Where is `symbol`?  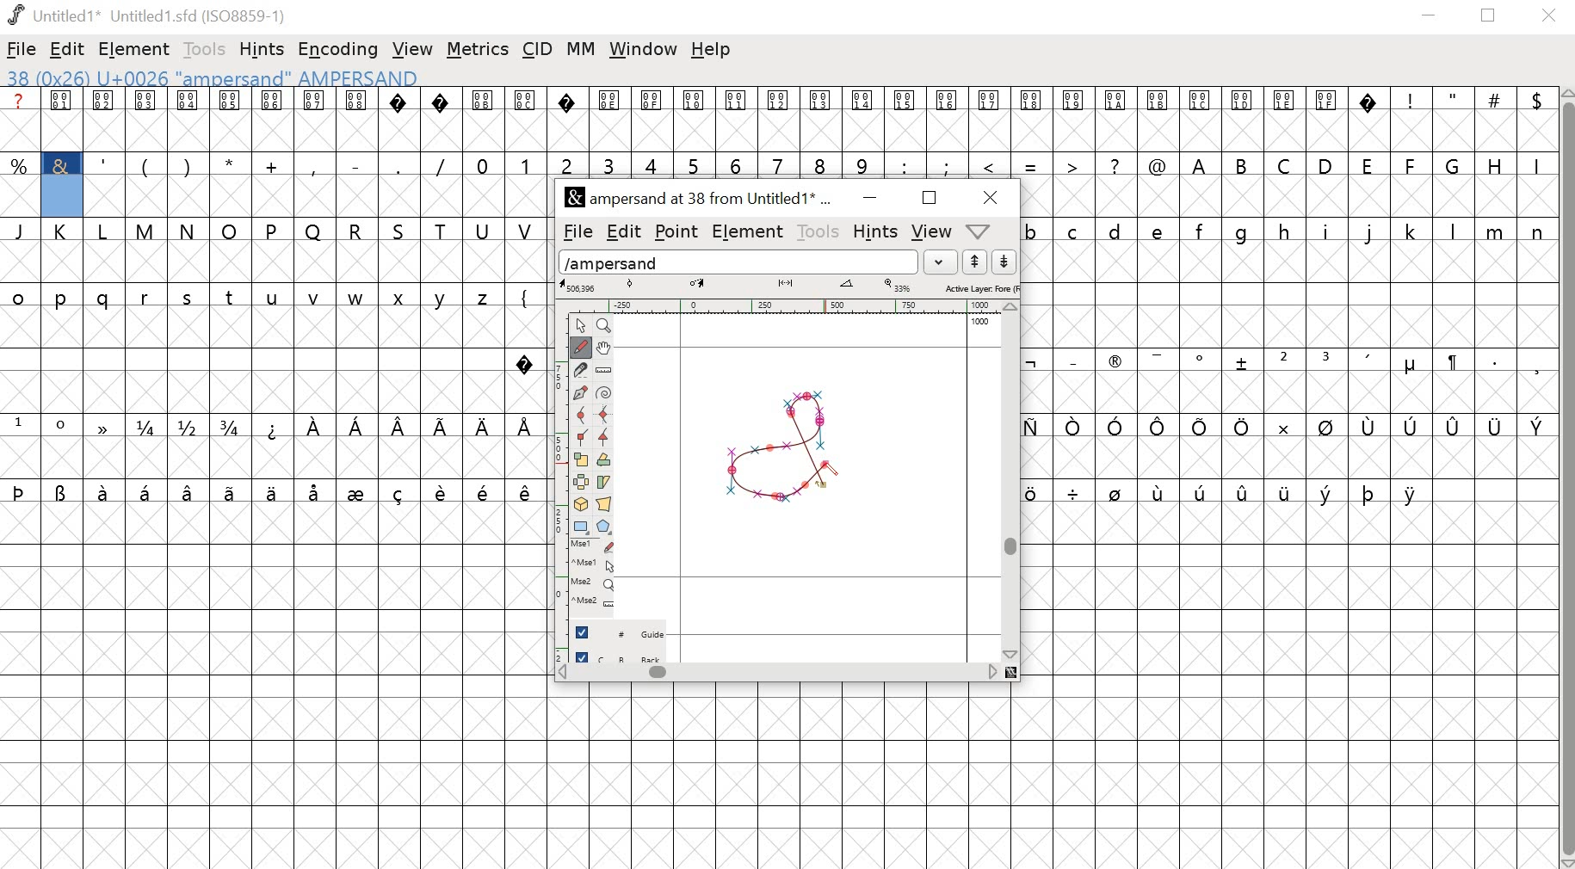
symbol is located at coordinates (485, 491).